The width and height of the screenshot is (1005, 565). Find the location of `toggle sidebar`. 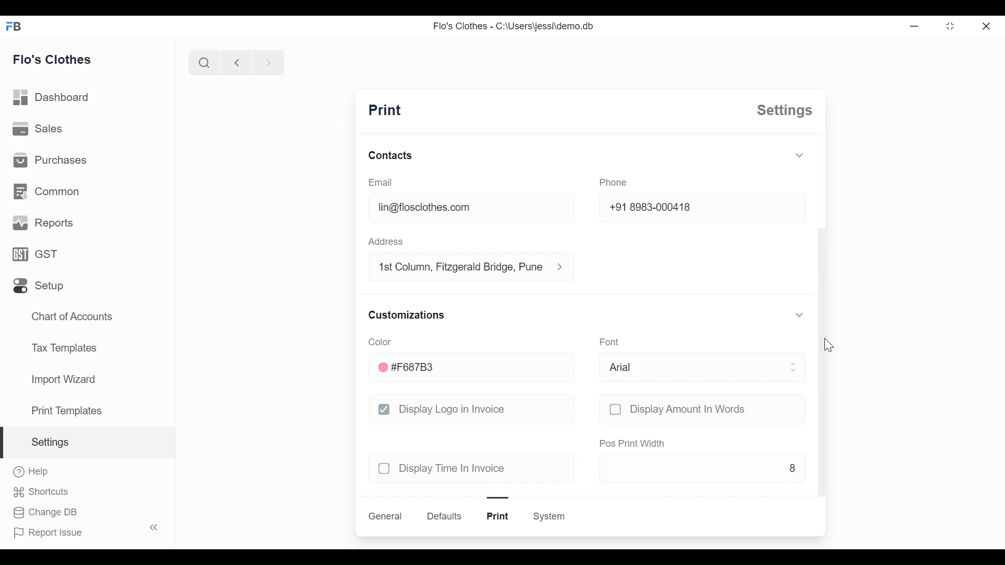

toggle sidebar is located at coordinates (155, 527).